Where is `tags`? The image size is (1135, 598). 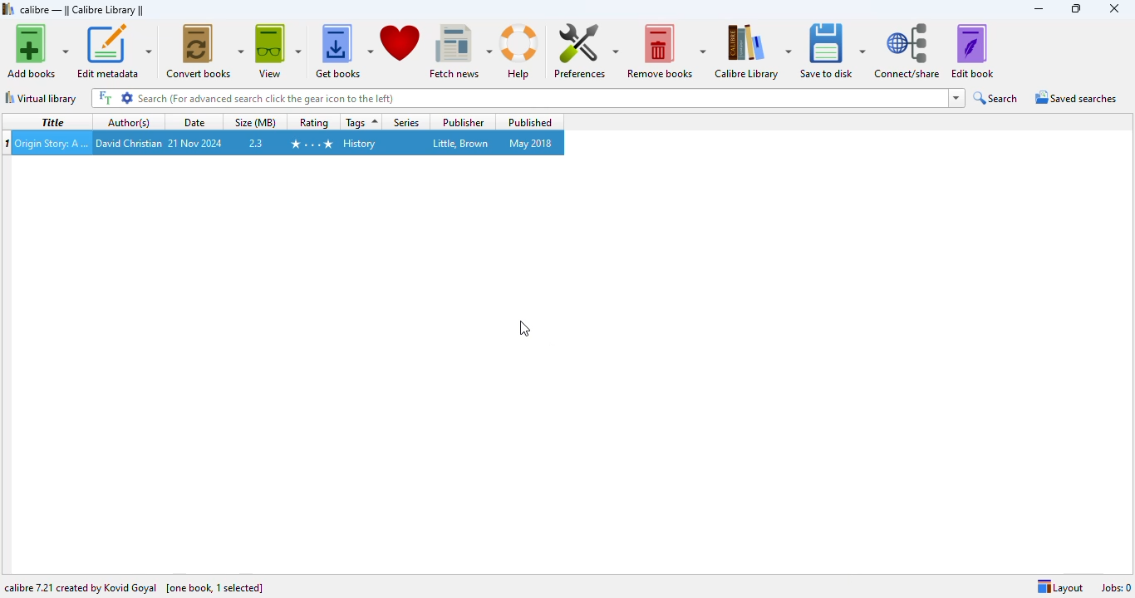
tags is located at coordinates (361, 122).